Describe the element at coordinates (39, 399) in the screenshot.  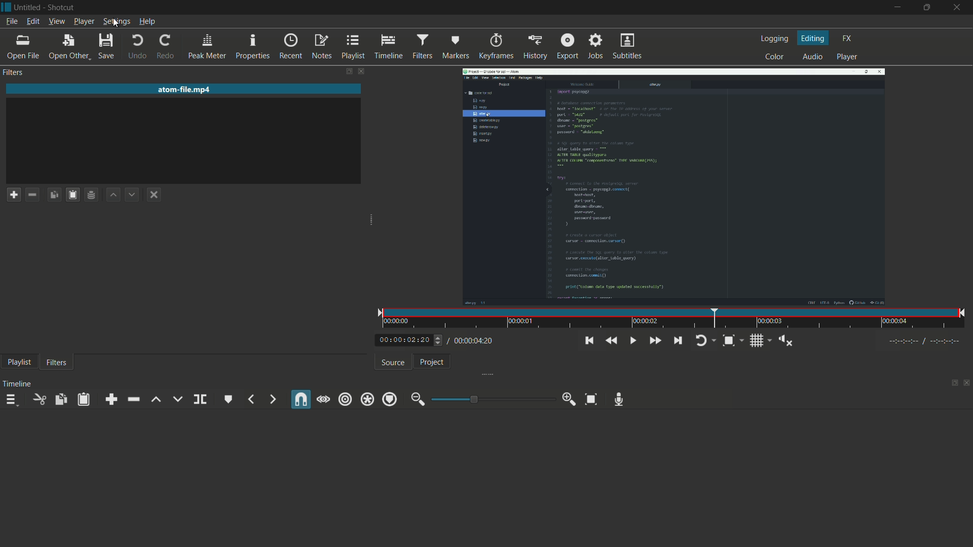
I see `cut` at that location.